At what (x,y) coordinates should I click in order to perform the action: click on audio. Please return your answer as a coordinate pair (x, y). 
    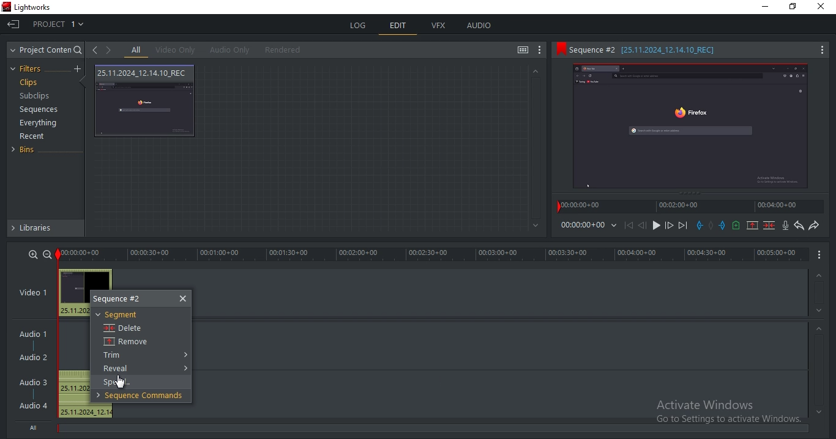
    Looking at the image, I should click on (479, 26).